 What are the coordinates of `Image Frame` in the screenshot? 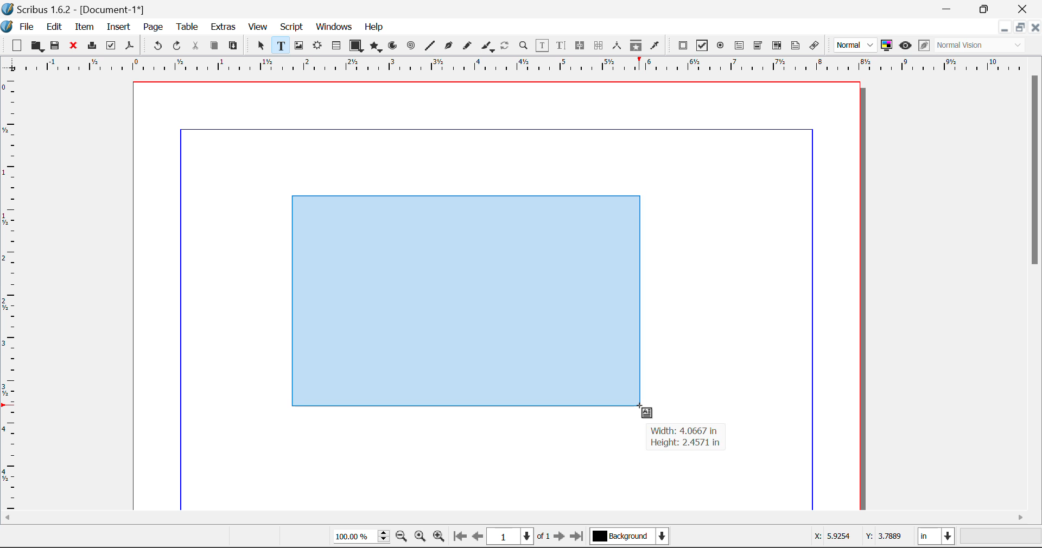 It's located at (298, 46).